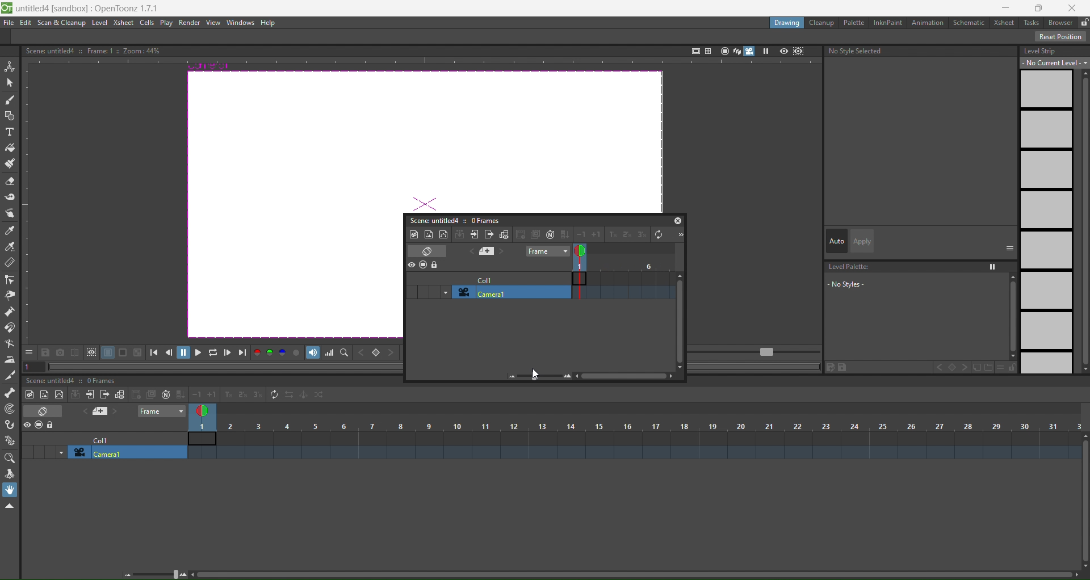  Describe the element at coordinates (271, 353) in the screenshot. I see `rgb chanel` at that location.